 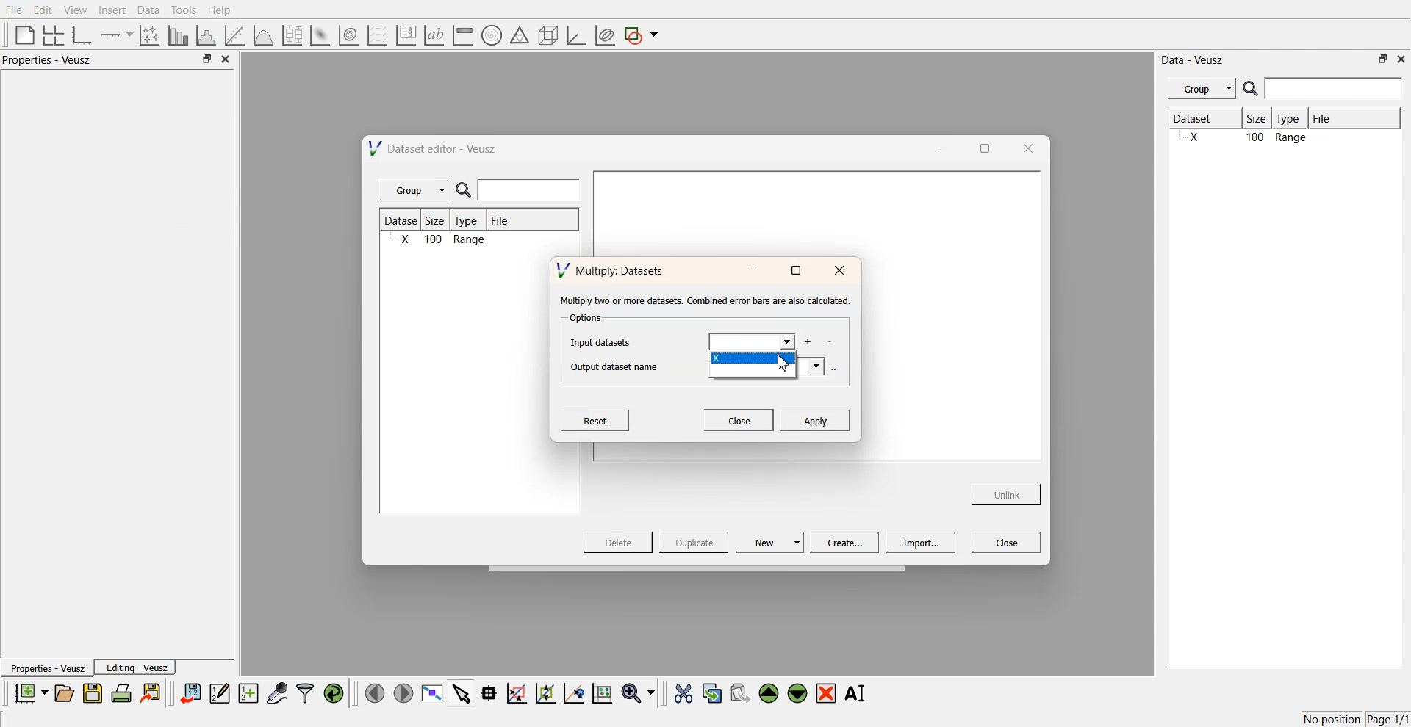 What do you see at coordinates (573, 692) in the screenshot?
I see `recenter the graph axes` at bounding box center [573, 692].